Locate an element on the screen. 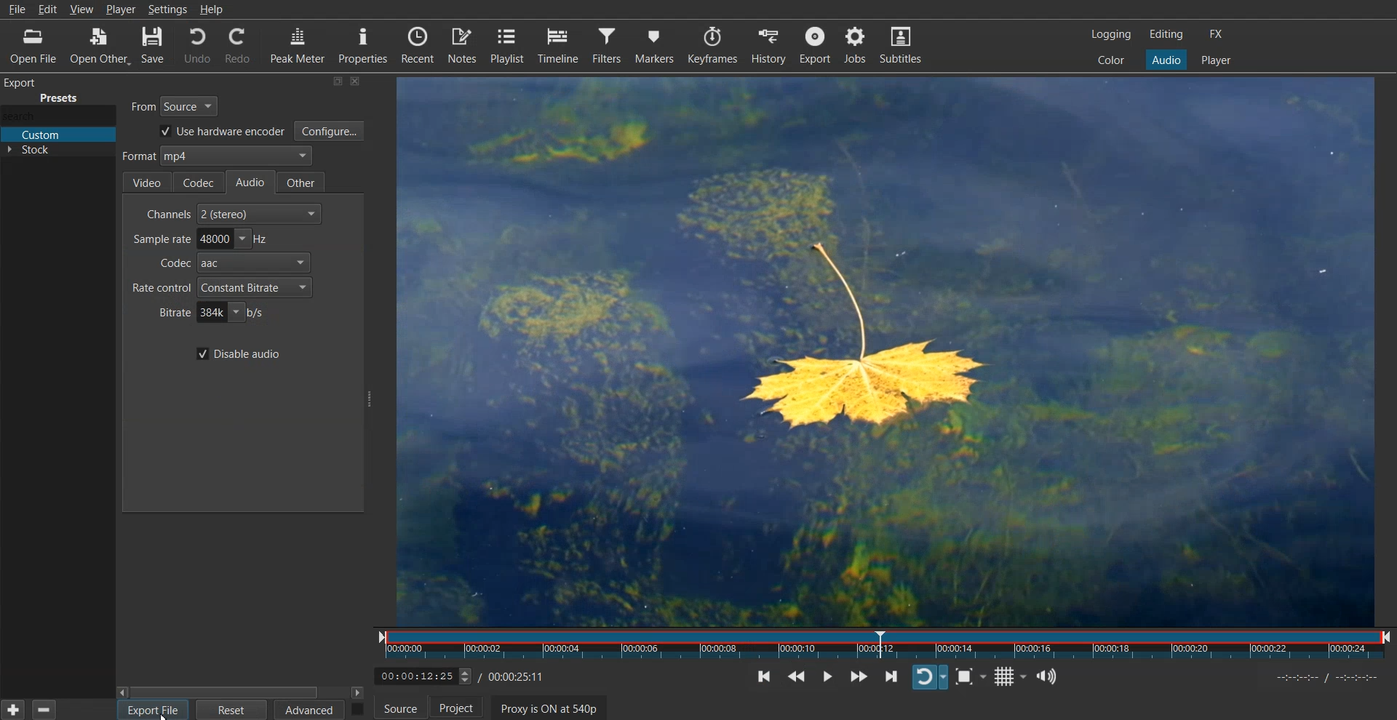 This screenshot has height=720, width=1397. Player is located at coordinates (1216, 60).